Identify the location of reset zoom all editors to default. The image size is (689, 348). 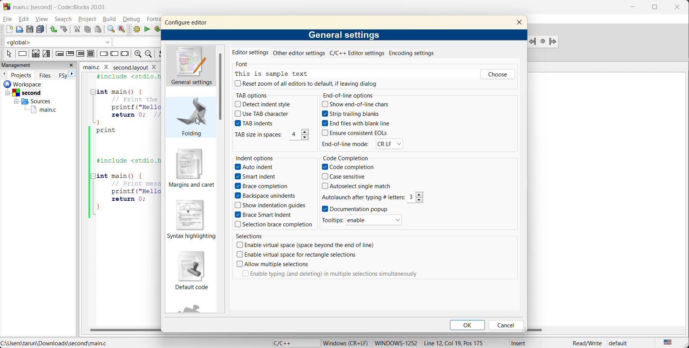
(304, 85).